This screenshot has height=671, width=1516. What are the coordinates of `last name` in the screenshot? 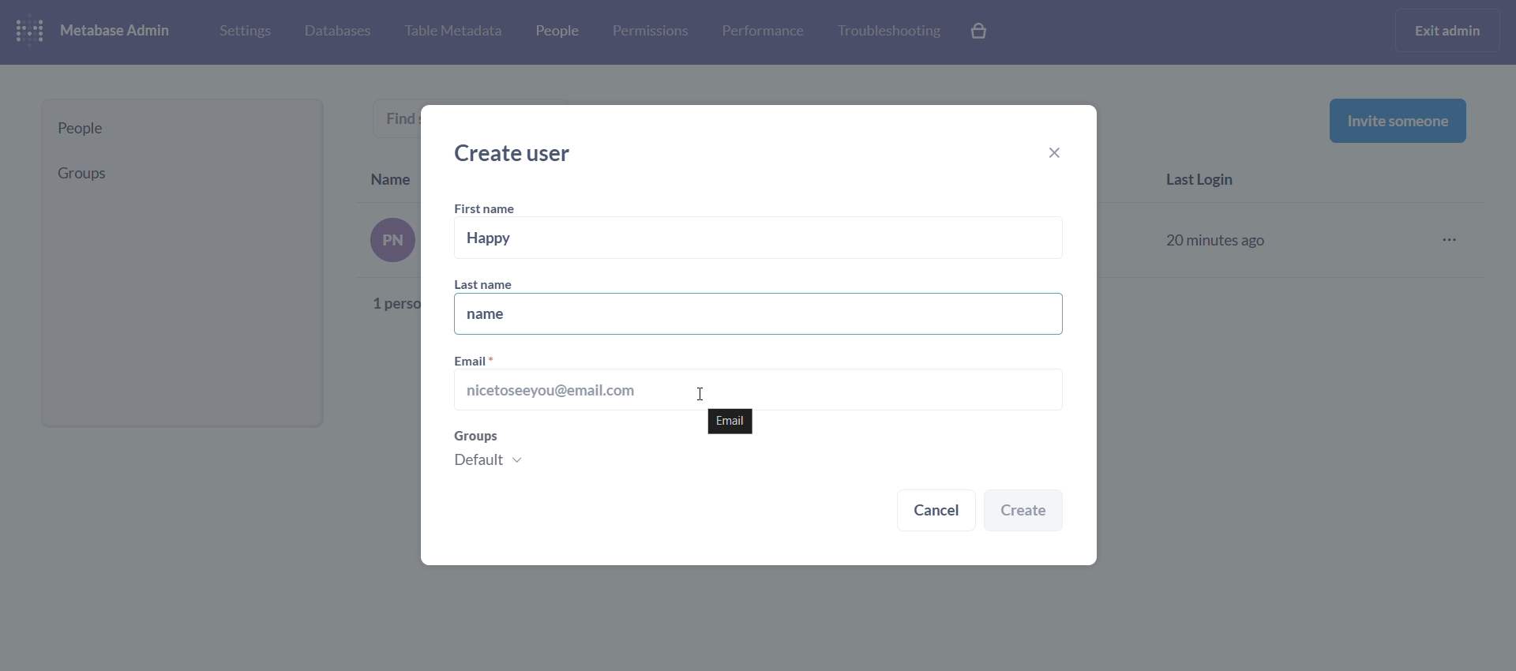 It's located at (498, 283).